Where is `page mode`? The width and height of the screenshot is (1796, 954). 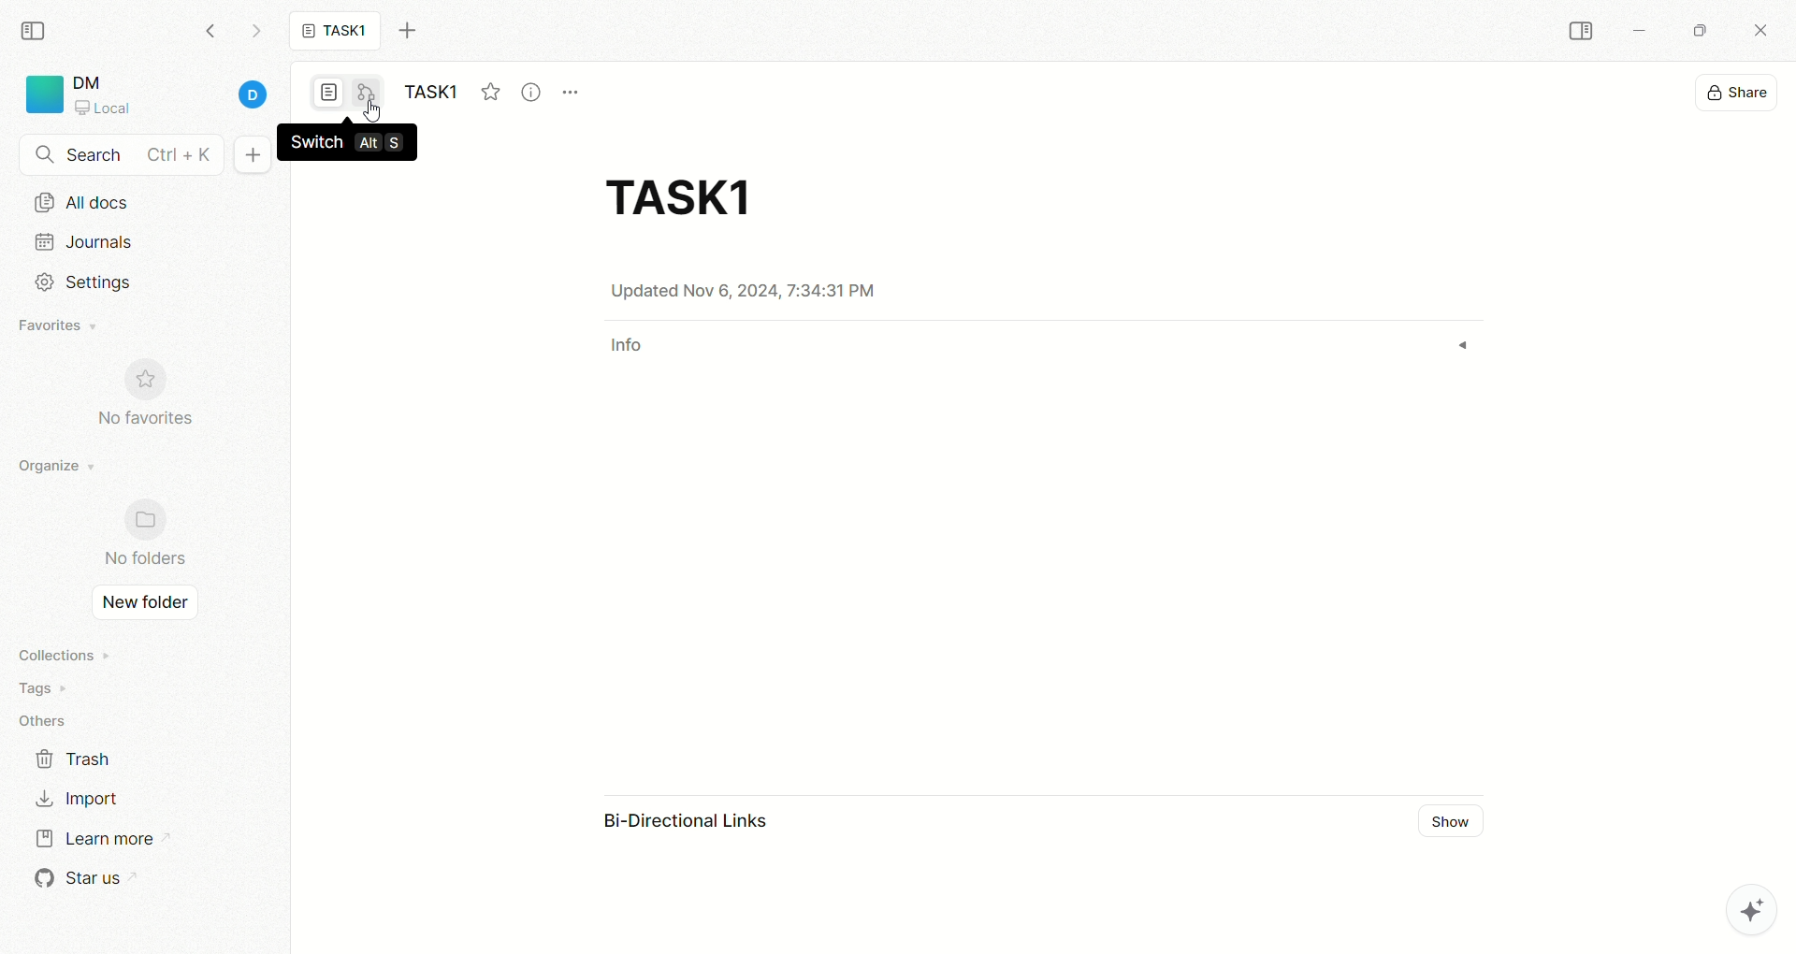
page mode is located at coordinates (330, 94).